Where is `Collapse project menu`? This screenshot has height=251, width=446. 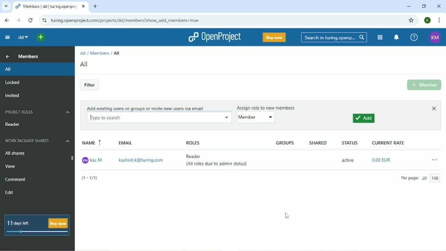
Collapse project menu is located at coordinates (9, 37).